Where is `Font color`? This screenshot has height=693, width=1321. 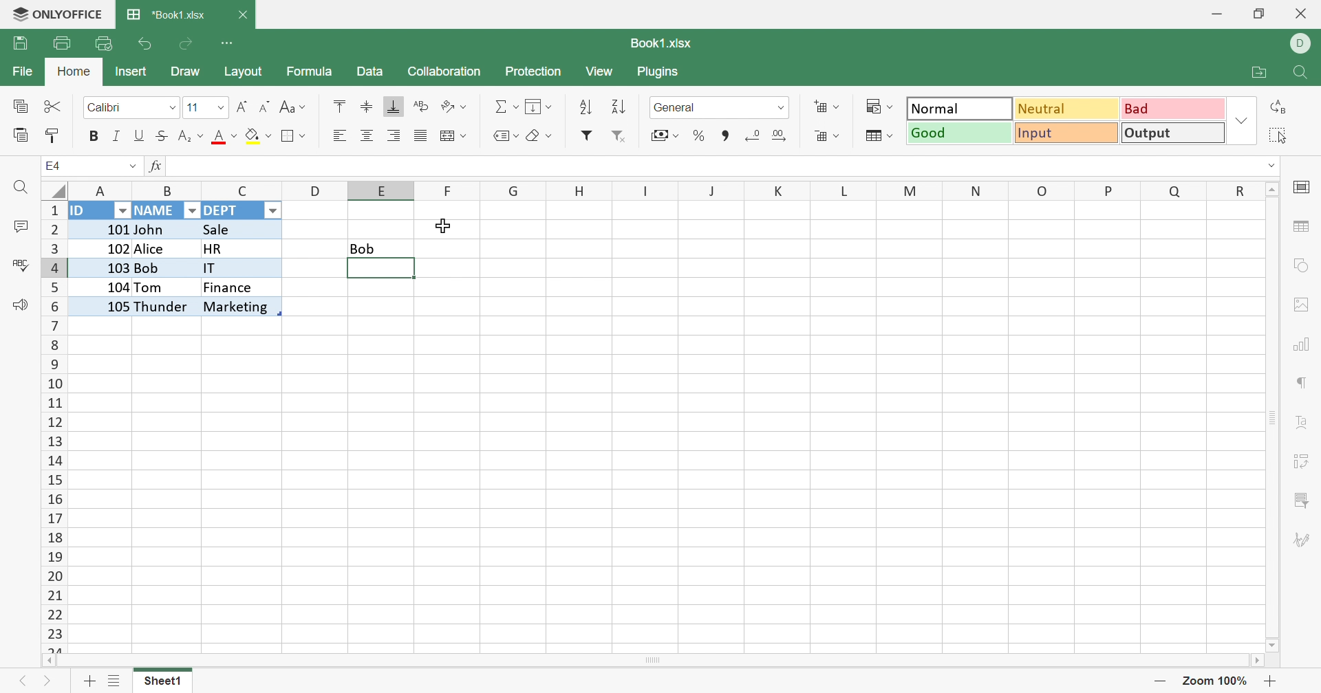
Font color is located at coordinates (225, 137).